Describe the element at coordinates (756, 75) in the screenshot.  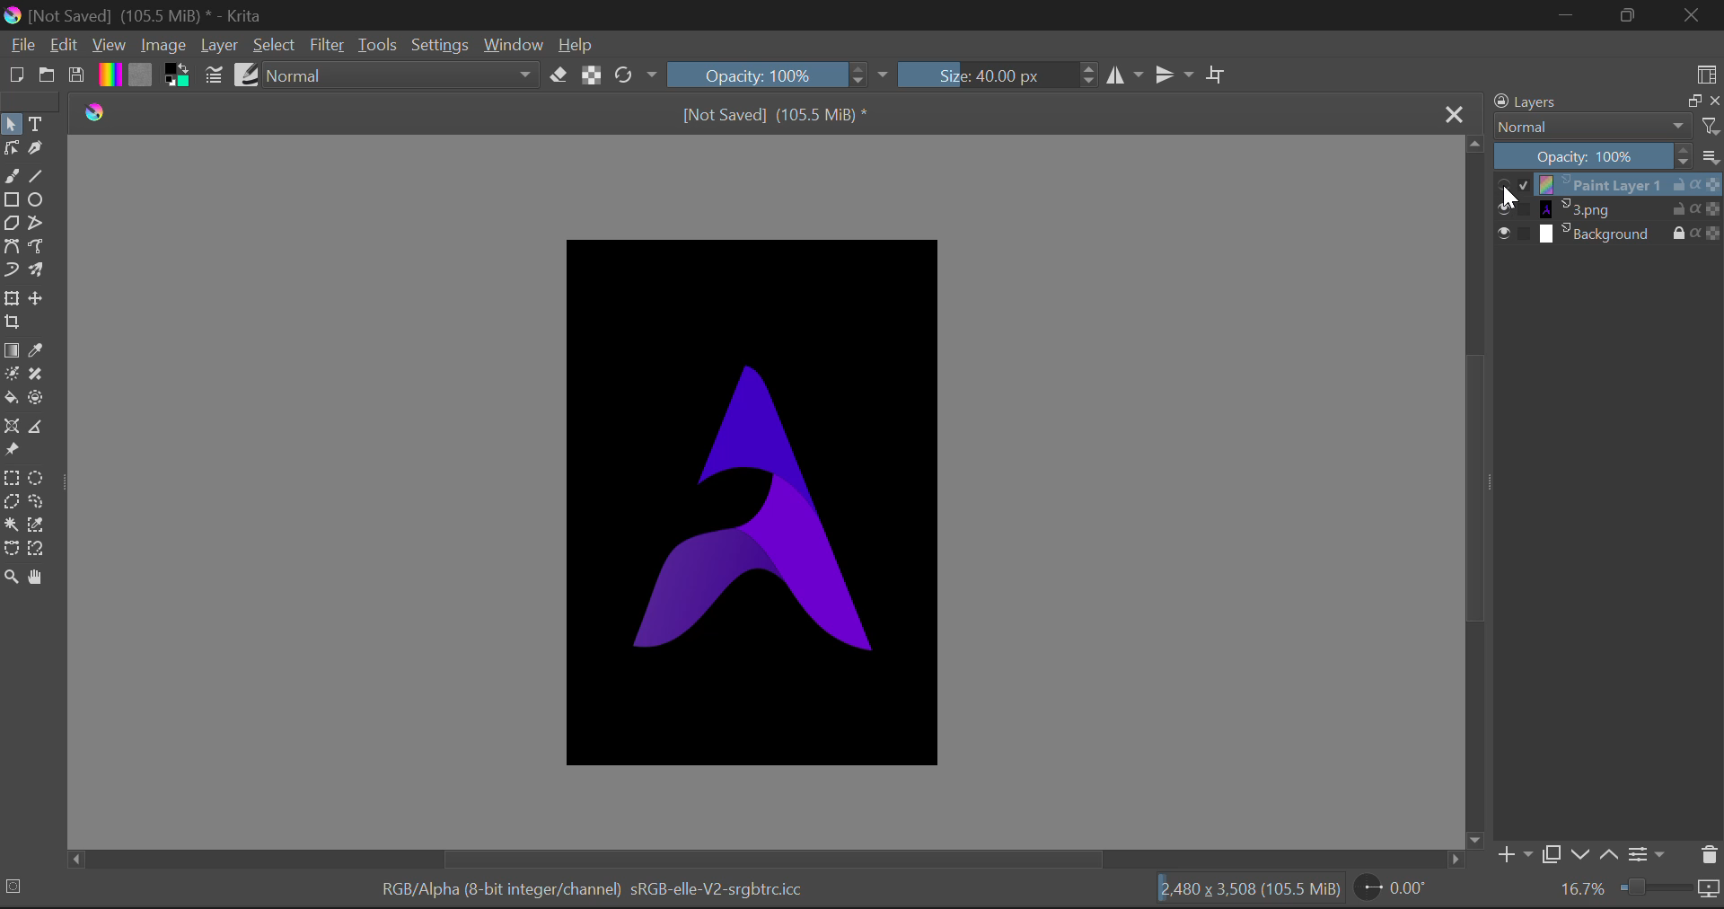
I see `Opacity` at that location.